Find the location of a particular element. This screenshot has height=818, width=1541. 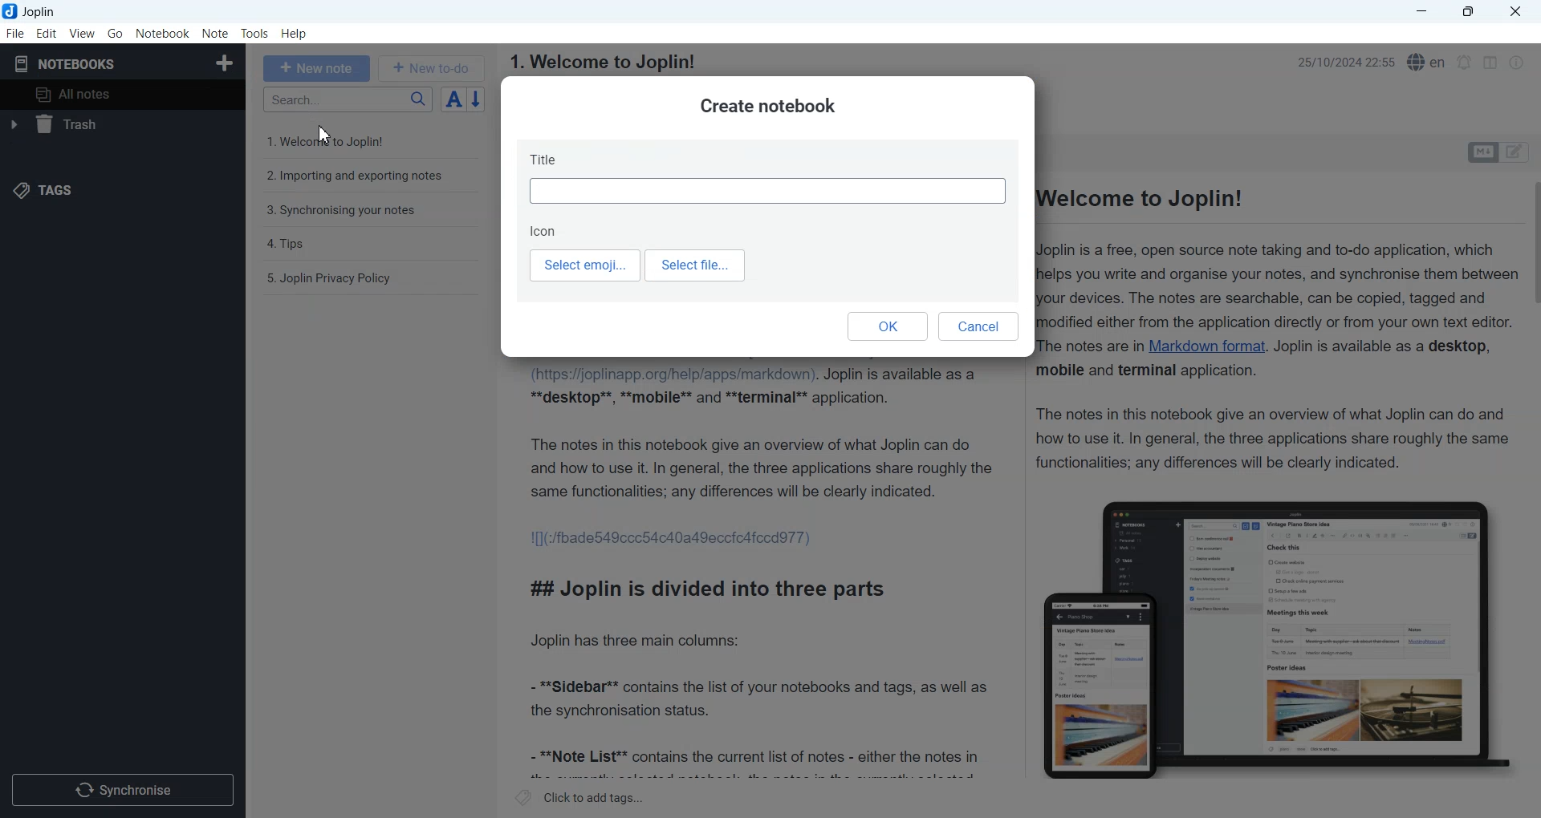

Notebook is located at coordinates (163, 34).